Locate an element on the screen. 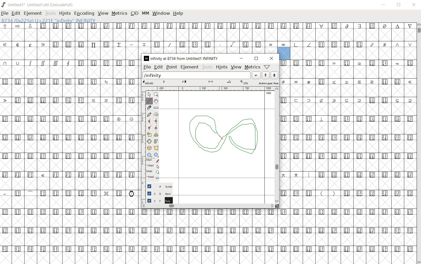 This screenshot has height=264, width=421. help/window is located at coordinates (268, 66).